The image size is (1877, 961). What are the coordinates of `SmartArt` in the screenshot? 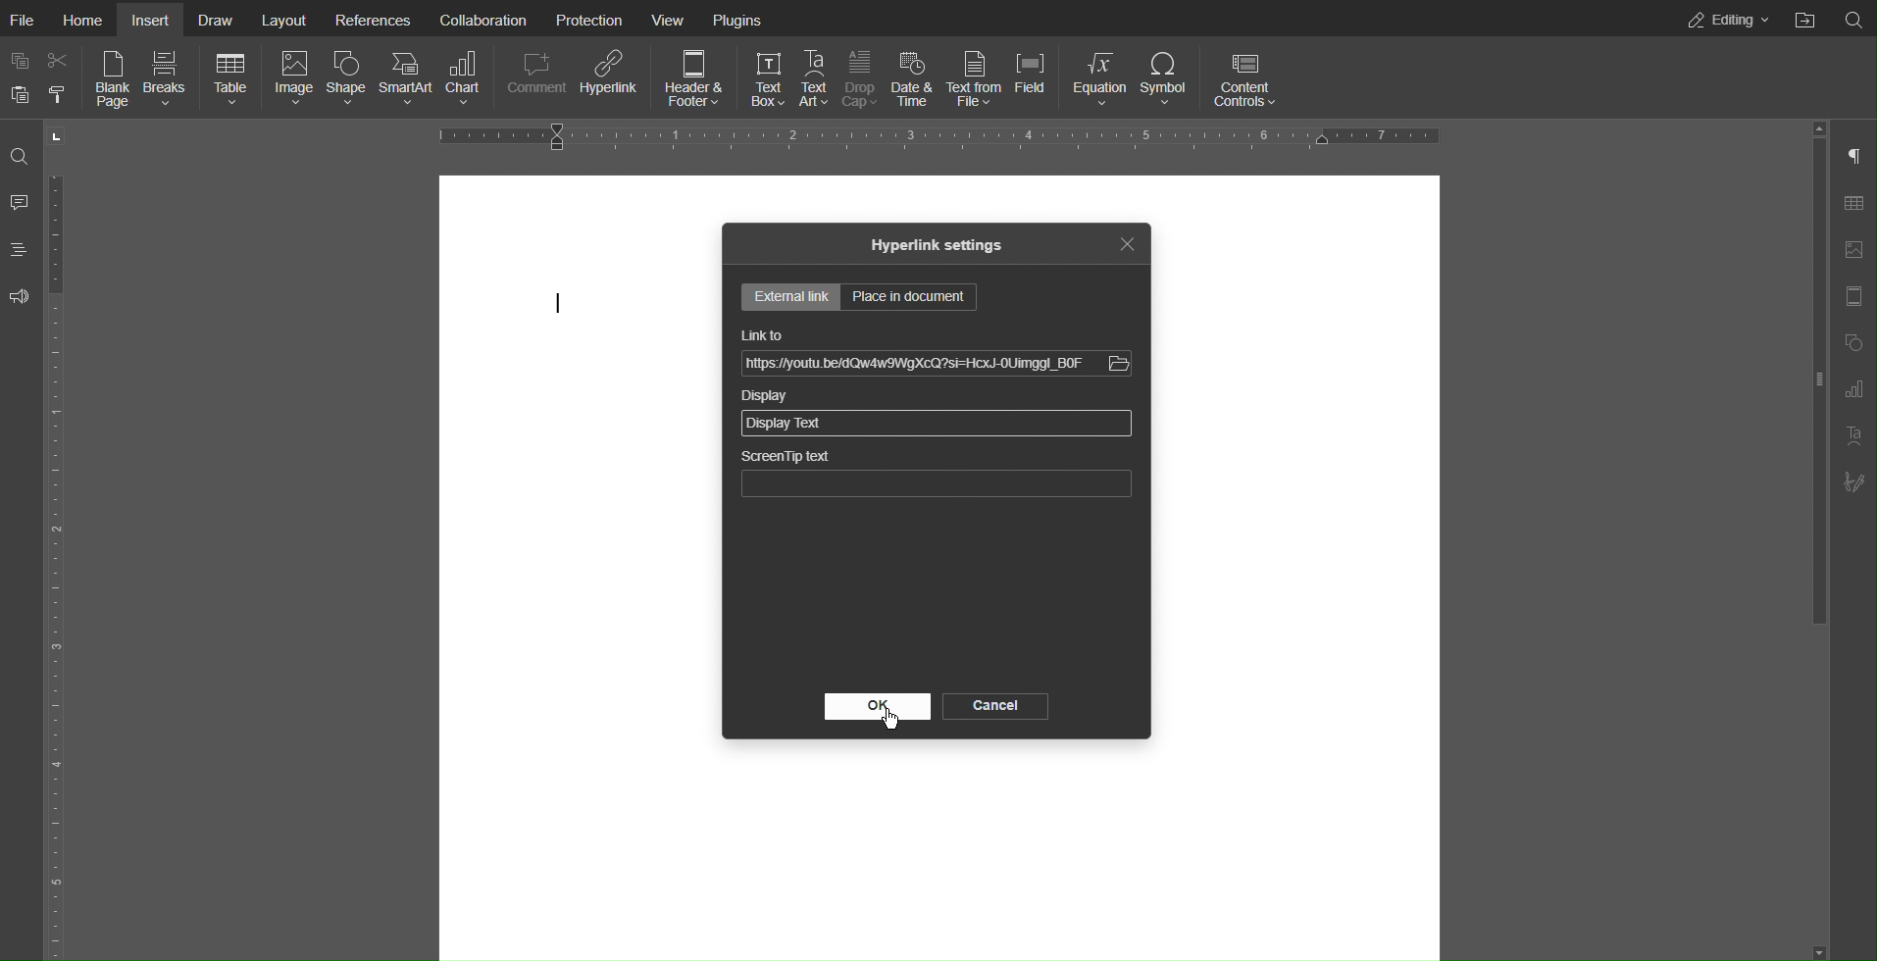 It's located at (407, 79).